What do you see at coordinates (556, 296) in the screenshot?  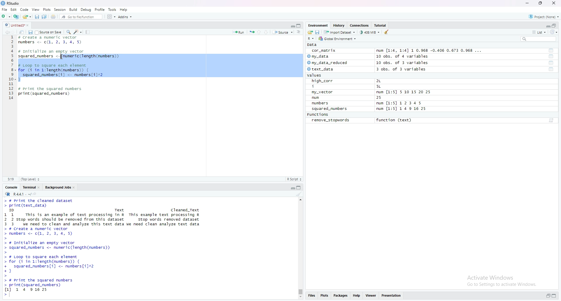 I see `maximize` at bounding box center [556, 296].